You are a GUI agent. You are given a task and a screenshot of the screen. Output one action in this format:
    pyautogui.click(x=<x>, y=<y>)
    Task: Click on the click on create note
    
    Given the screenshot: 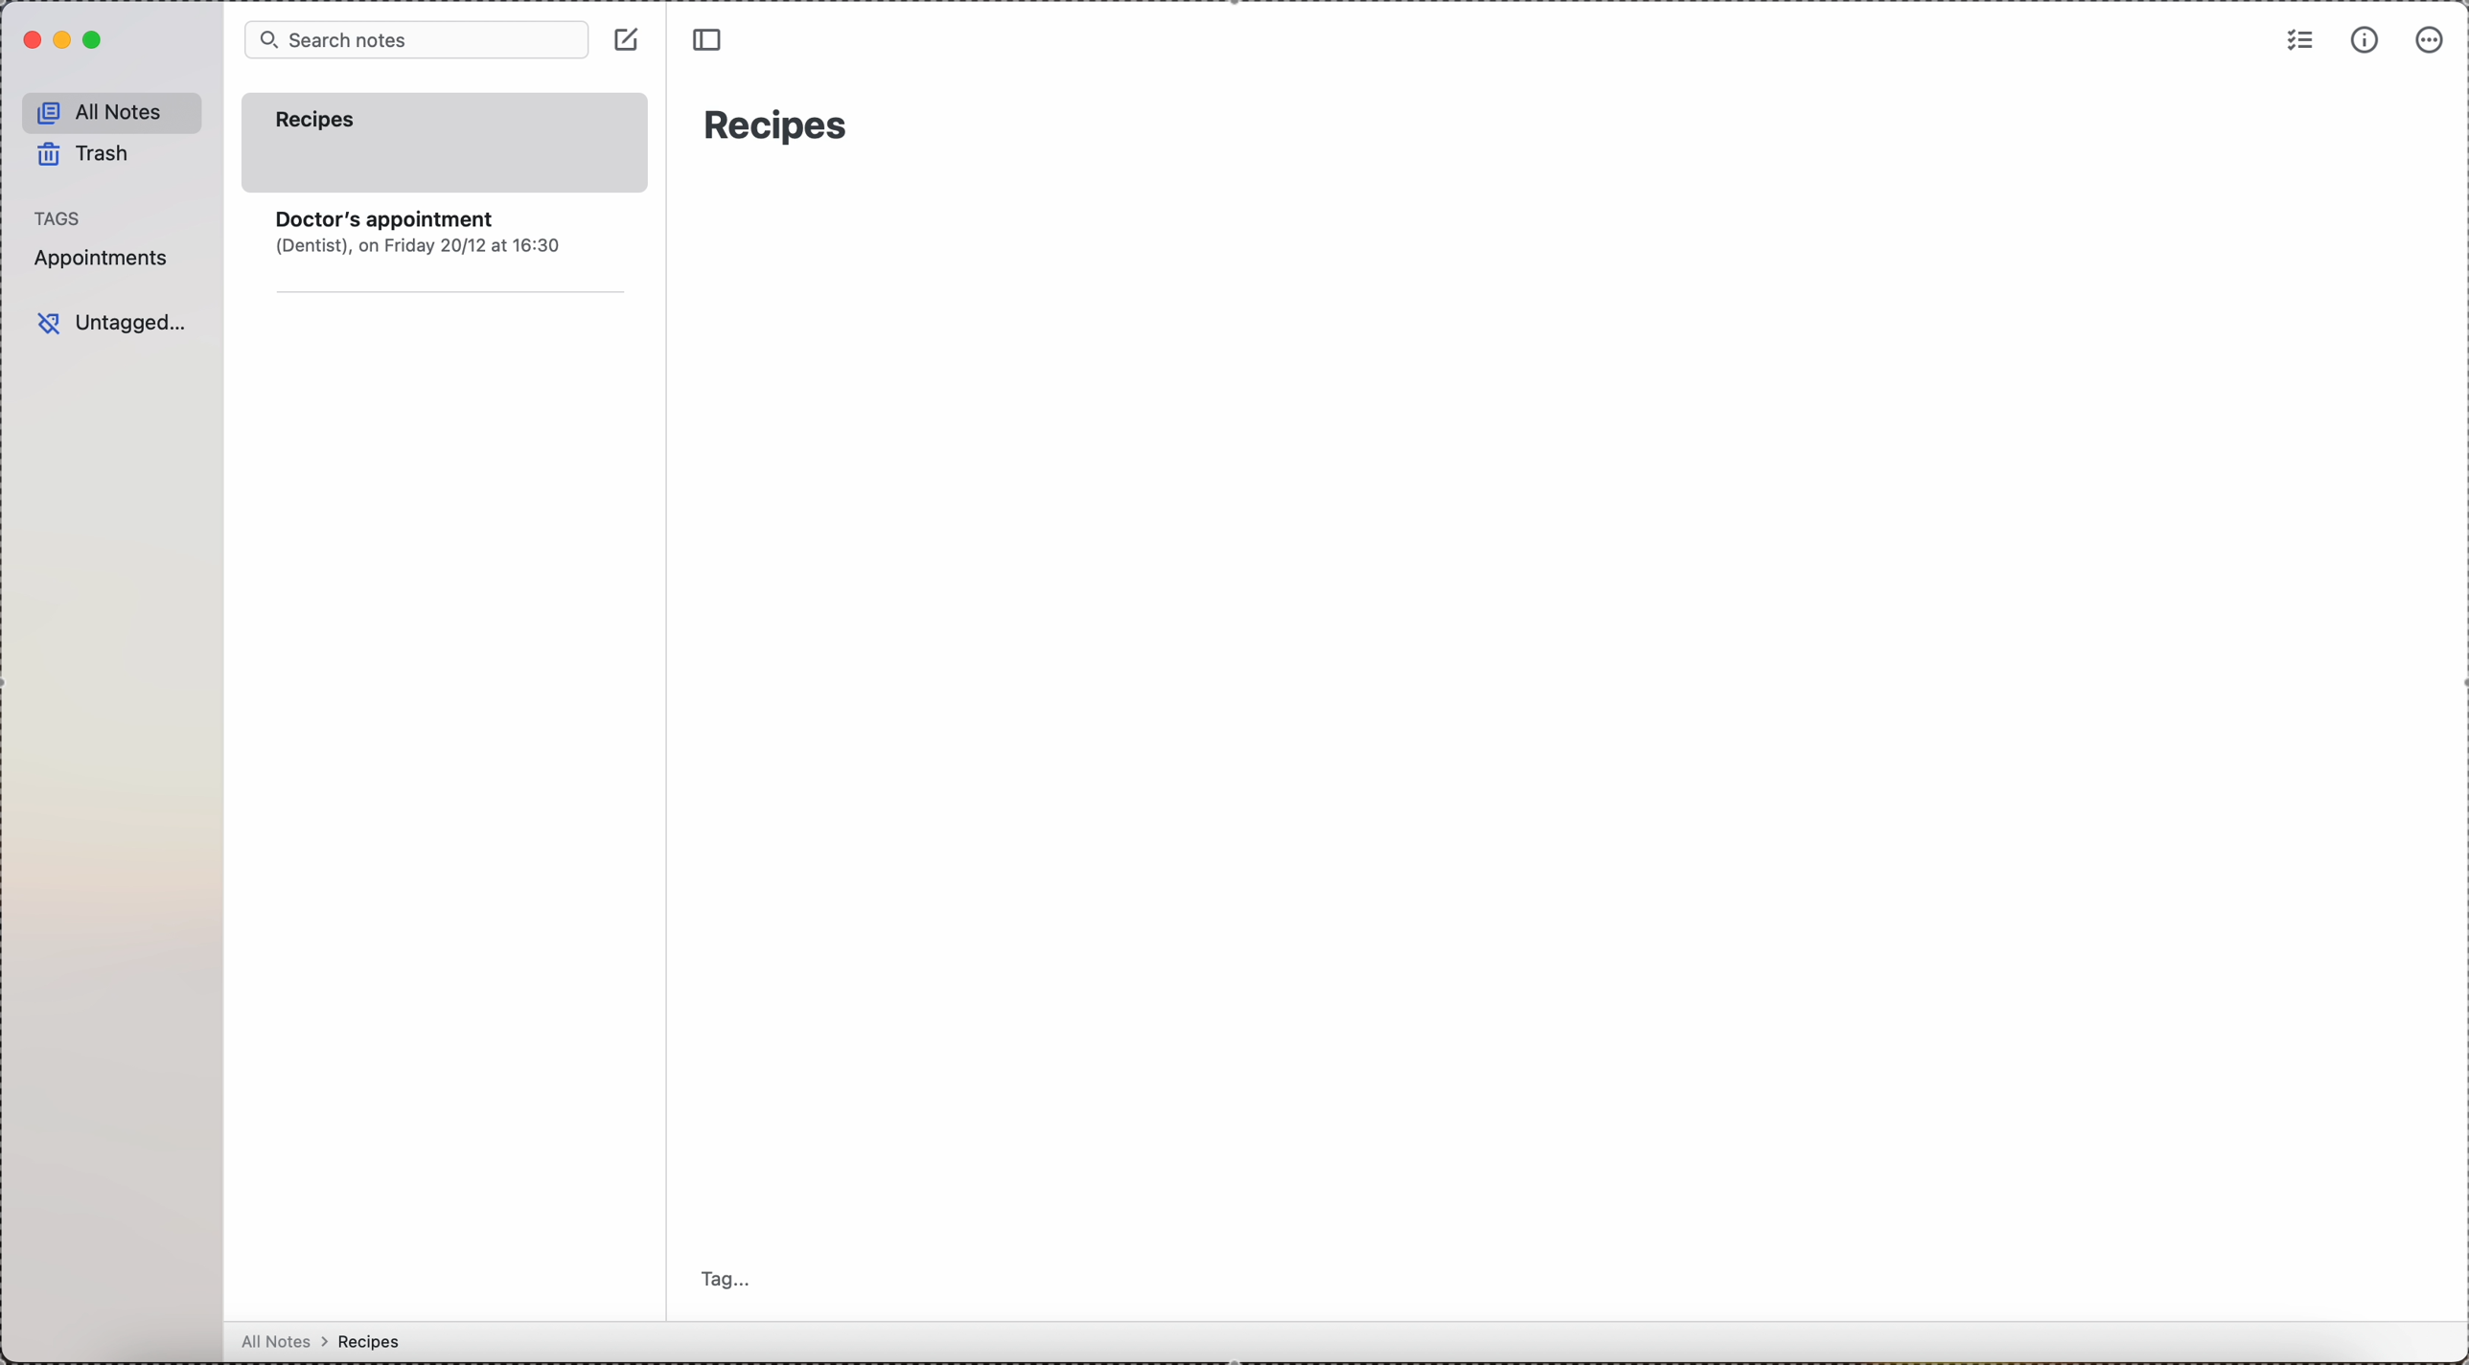 What is the action you would take?
    pyautogui.click(x=625, y=40)
    